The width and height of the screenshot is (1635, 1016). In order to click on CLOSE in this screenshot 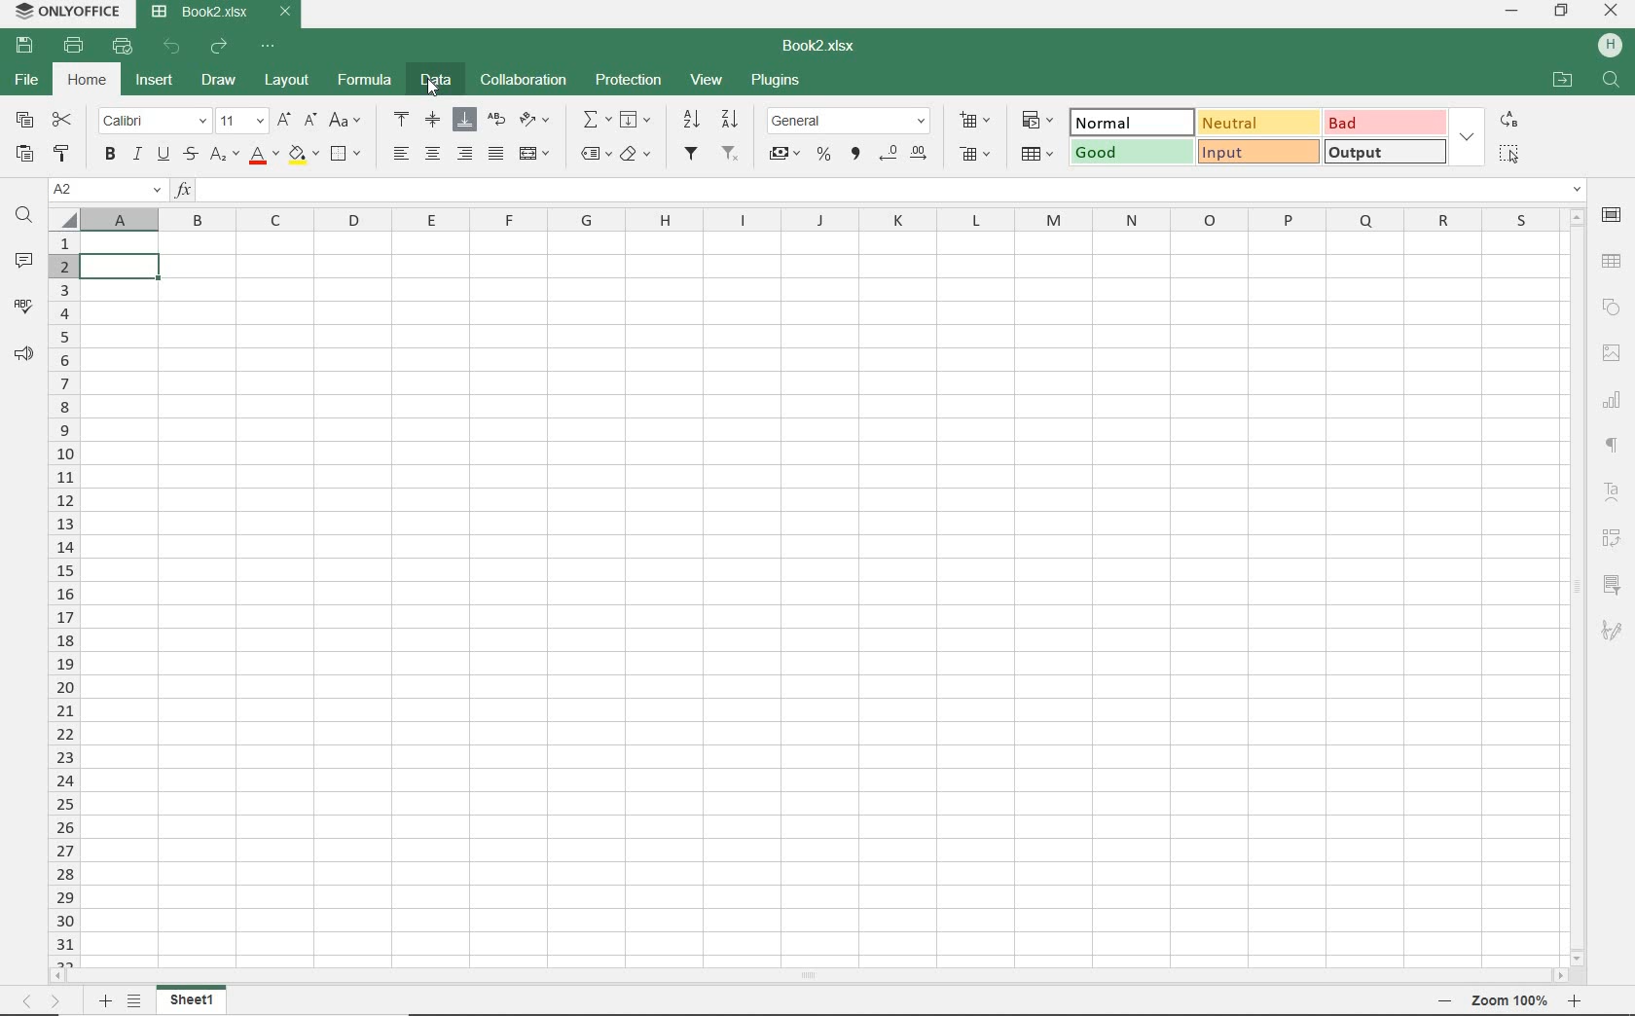, I will do `click(1610, 12)`.